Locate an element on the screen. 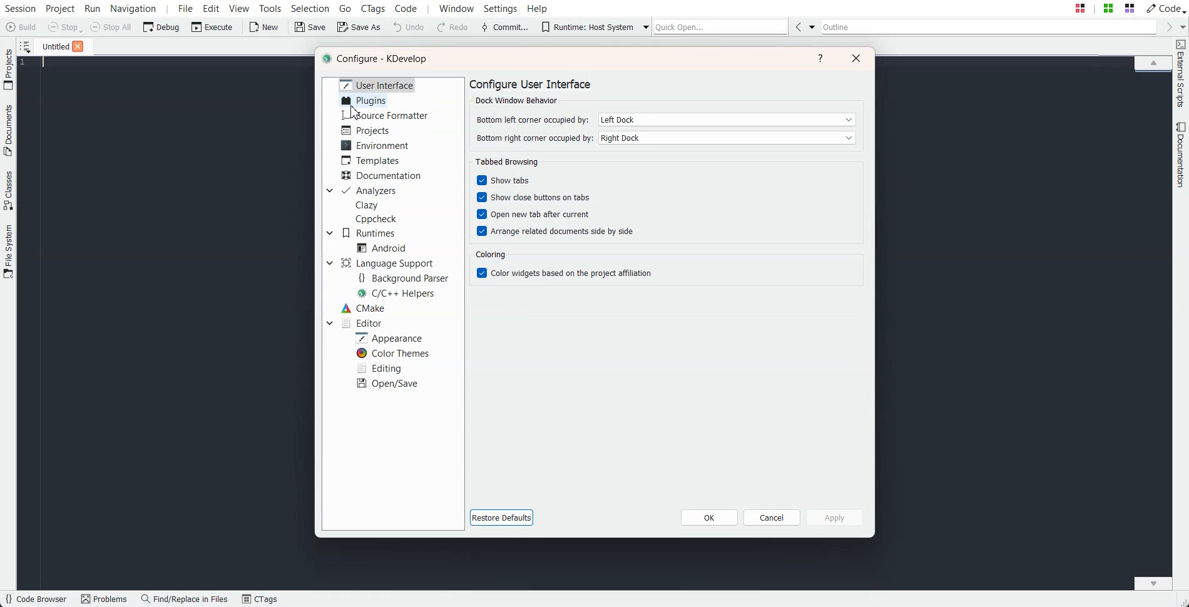  Android is located at coordinates (381, 248).